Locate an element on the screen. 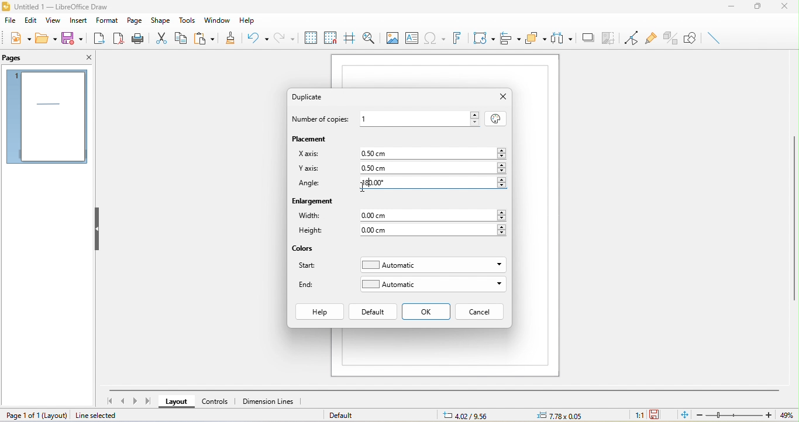 This screenshot has width=799, height=422. insert line is located at coordinates (714, 38).